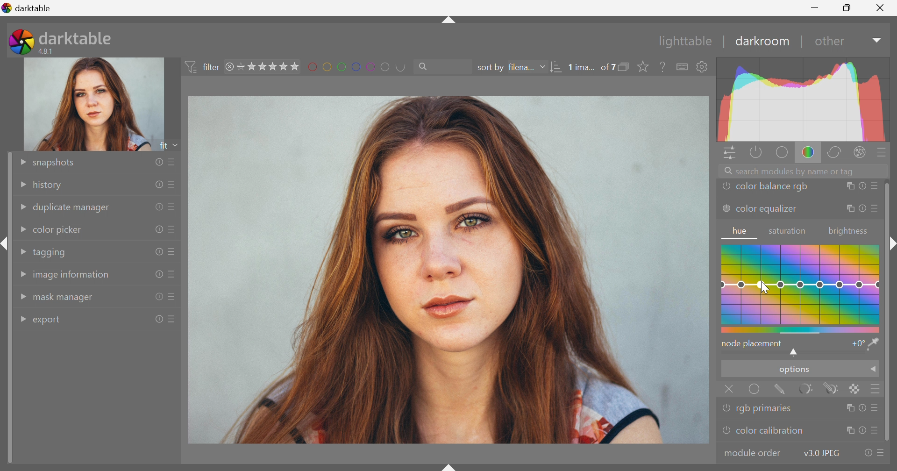 Image resolution: width=897 pixels, height=471 pixels. I want to click on remove filter, so click(230, 67).